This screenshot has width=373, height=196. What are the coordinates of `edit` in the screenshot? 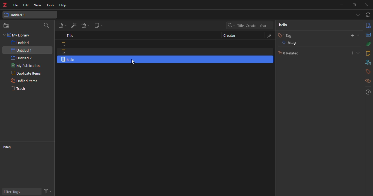 It's located at (26, 5).